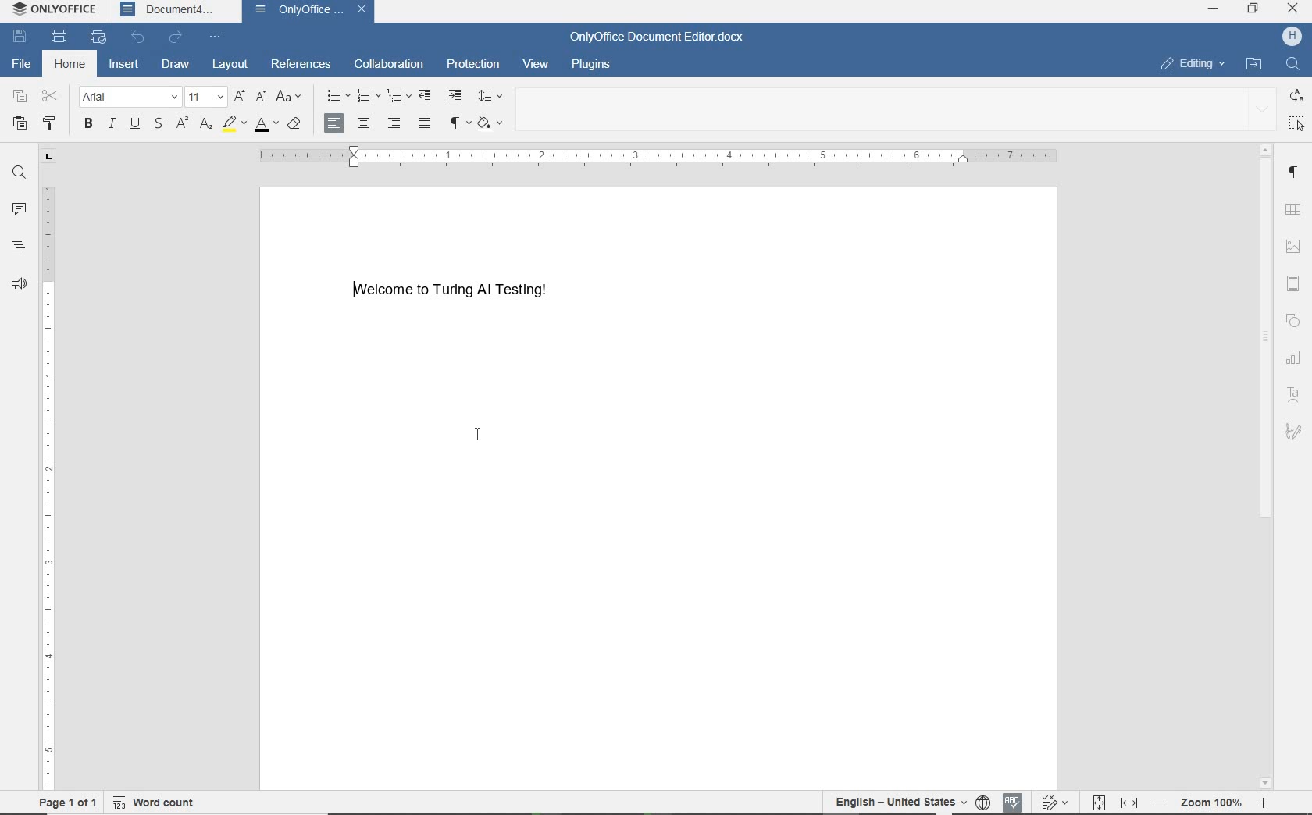  What do you see at coordinates (20, 211) in the screenshot?
I see `comments` at bounding box center [20, 211].